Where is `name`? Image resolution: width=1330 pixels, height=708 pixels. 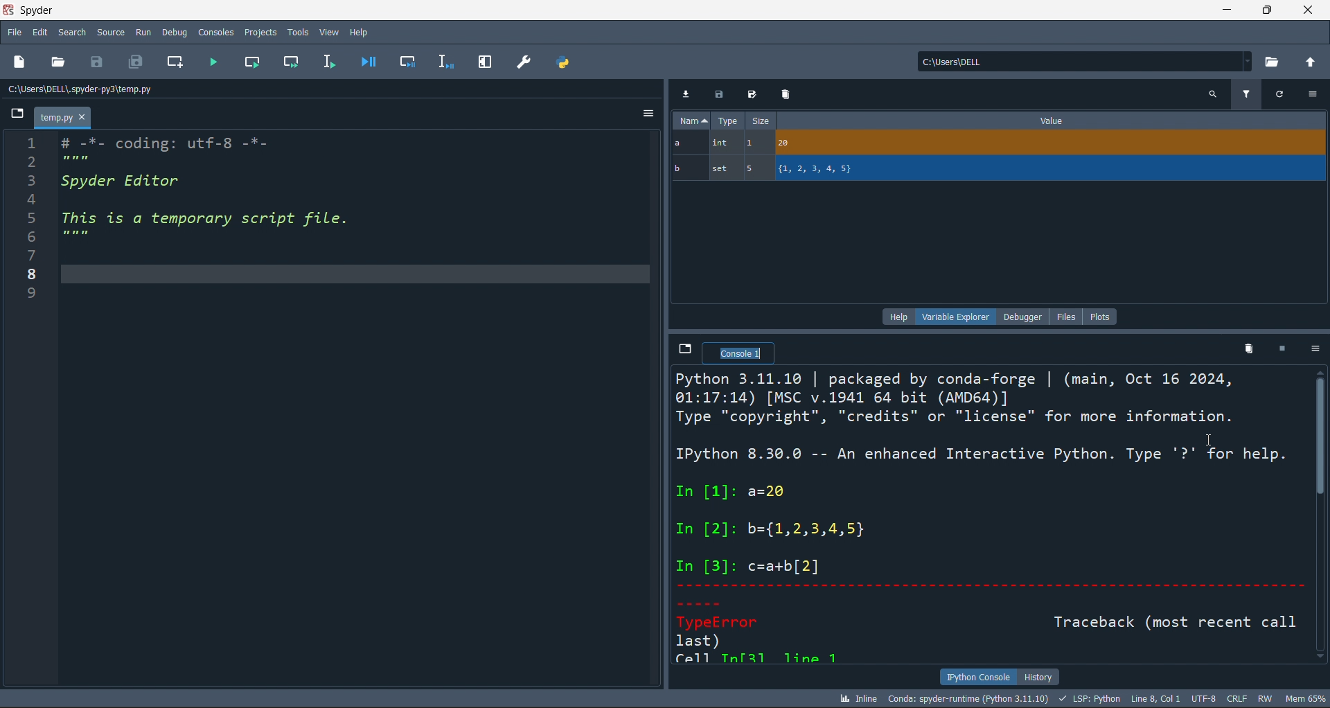
name is located at coordinates (689, 121).